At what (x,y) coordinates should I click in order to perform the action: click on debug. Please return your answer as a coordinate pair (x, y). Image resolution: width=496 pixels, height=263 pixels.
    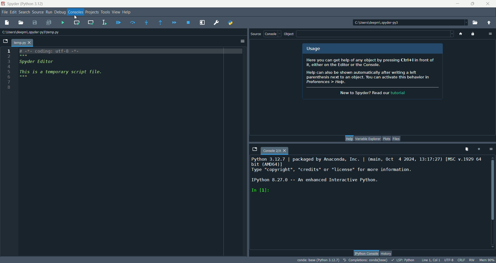
    Looking at the image, I should click on (60, 12).